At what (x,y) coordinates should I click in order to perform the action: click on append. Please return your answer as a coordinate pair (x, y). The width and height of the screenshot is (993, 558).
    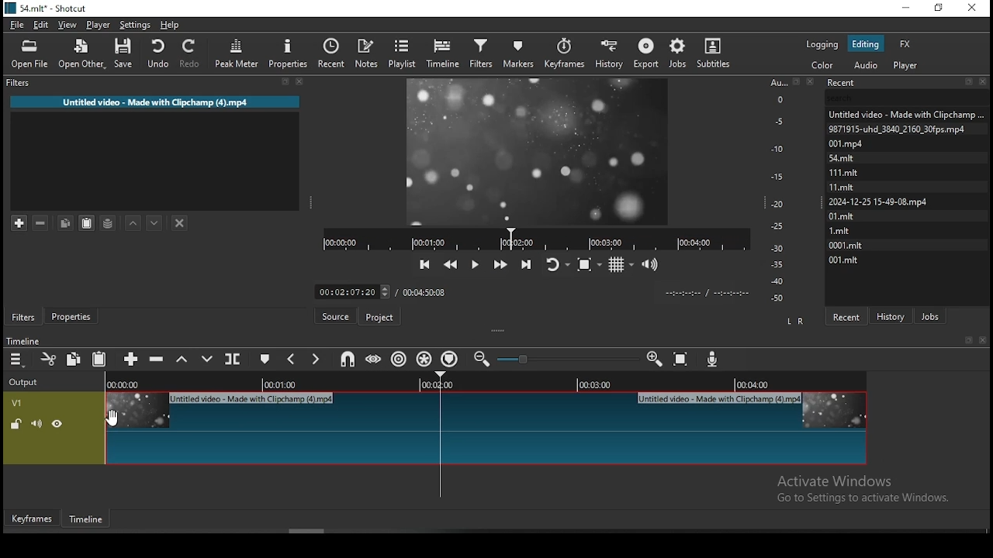
    Looking at the image, I should click on (131, 358).